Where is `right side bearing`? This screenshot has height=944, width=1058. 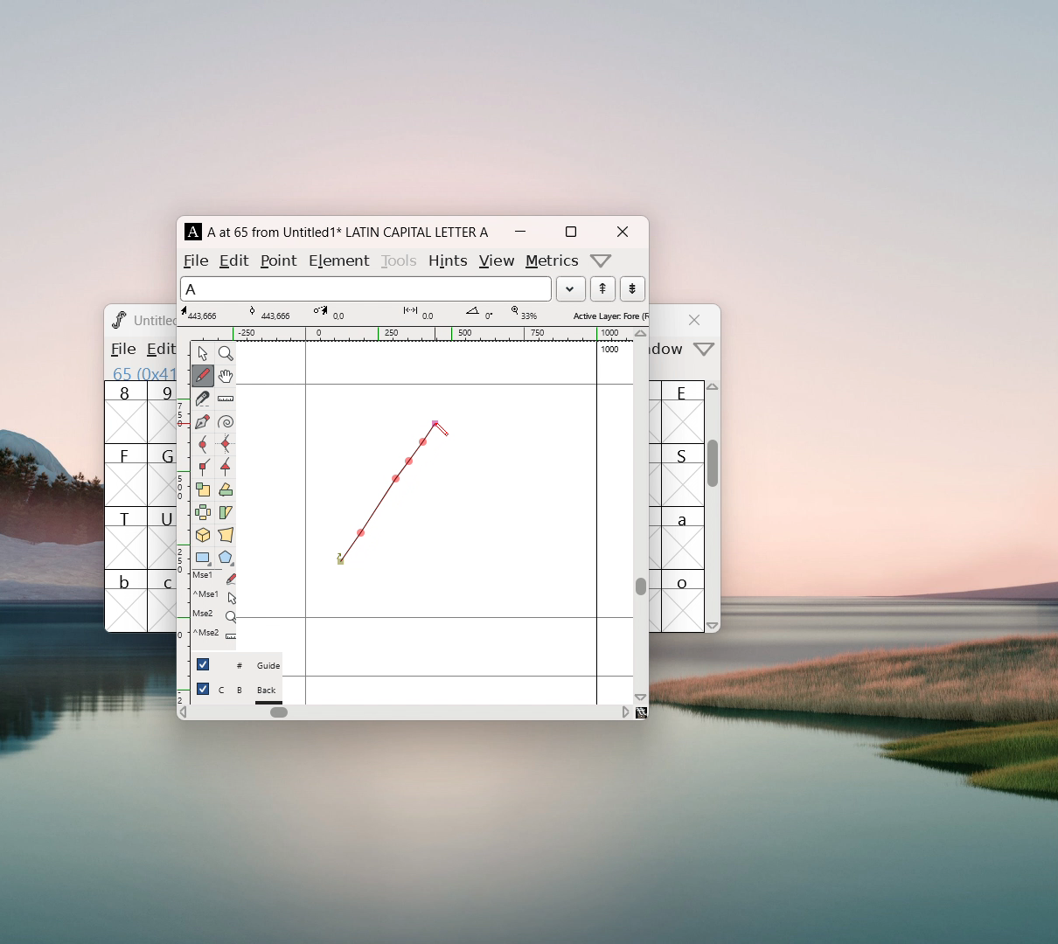 right side bearing is located at coordinates (597, 522).